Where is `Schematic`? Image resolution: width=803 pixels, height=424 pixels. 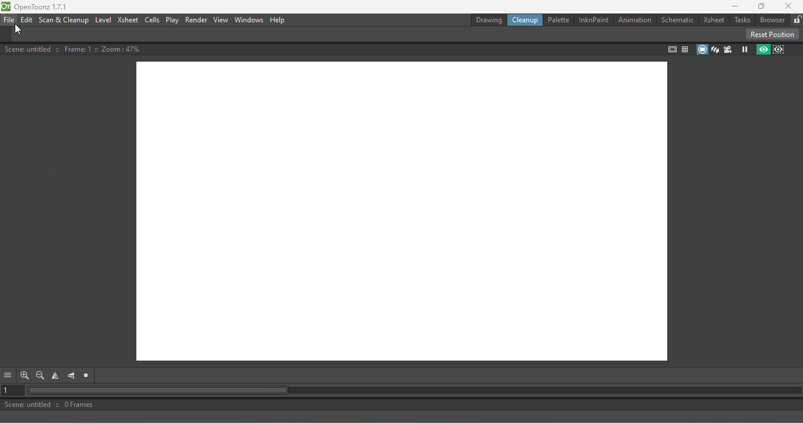
Schematic is located at coordinates (676, 19).